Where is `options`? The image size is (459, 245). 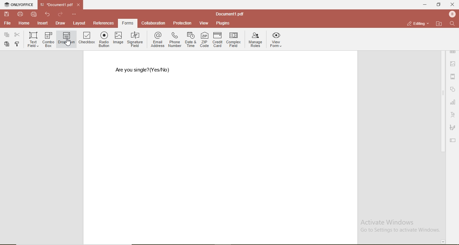
options is located at coordinates (74, 14).